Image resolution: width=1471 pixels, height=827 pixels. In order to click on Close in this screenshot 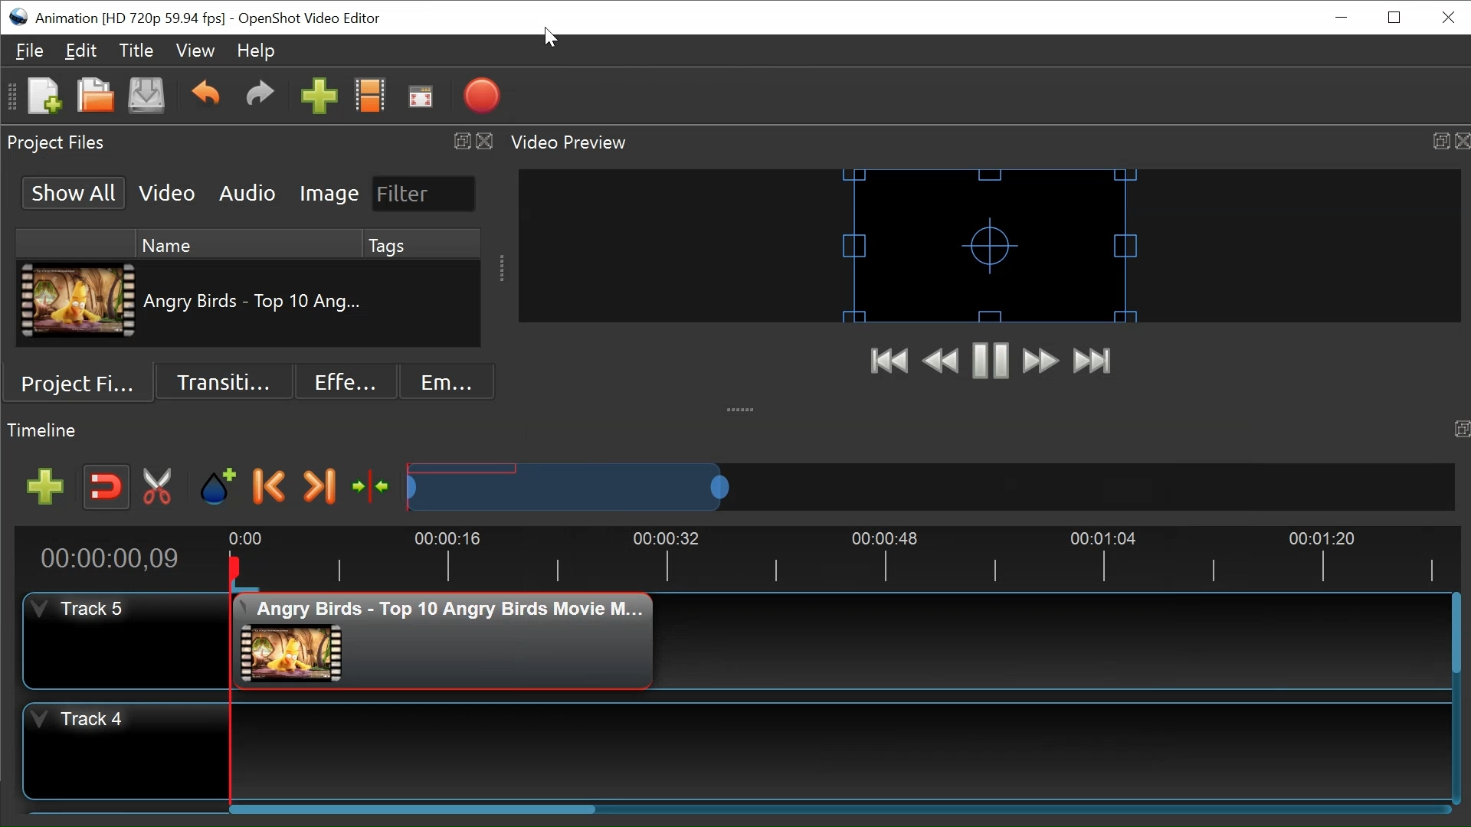, I will do `click(1446, 18)`.